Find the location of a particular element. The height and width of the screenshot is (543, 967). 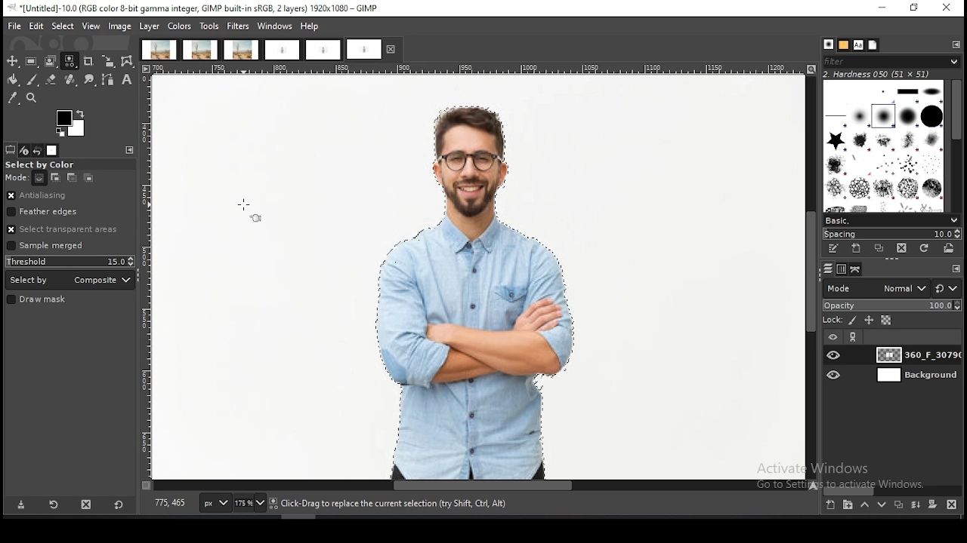

delete brush is located at coordinates (902, 249).